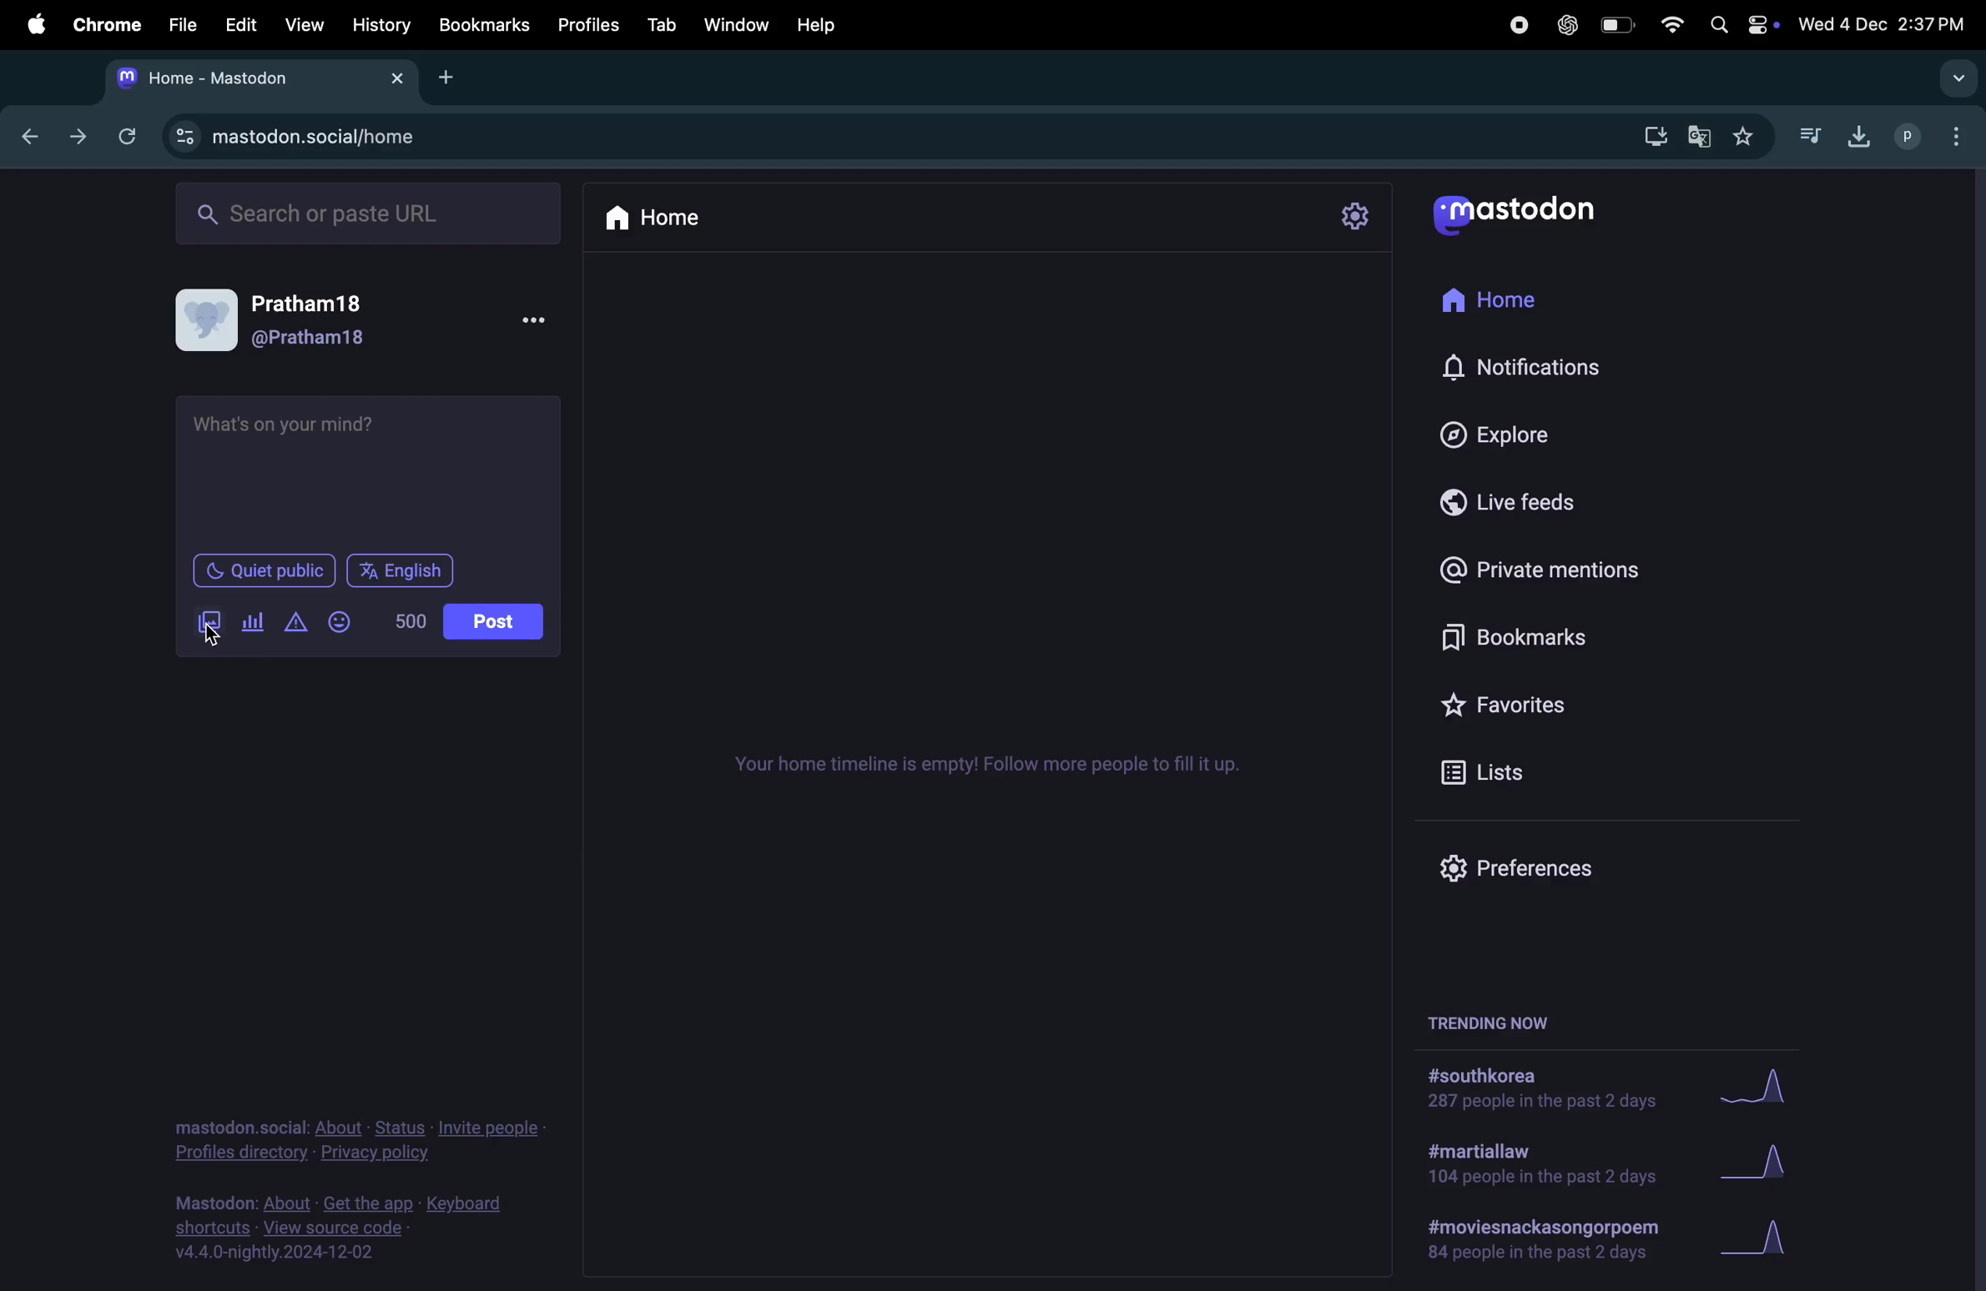  I want to click on Bookmarks, so click(486, 27).